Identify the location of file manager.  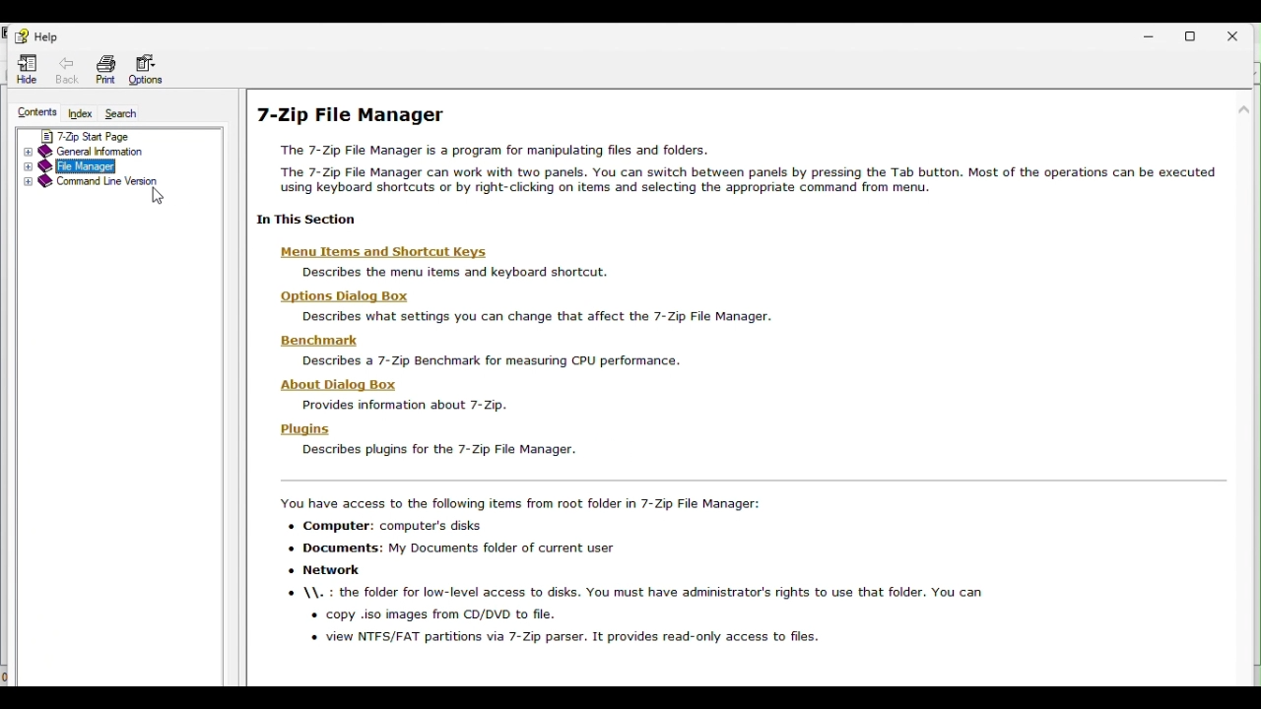
(74, 165).